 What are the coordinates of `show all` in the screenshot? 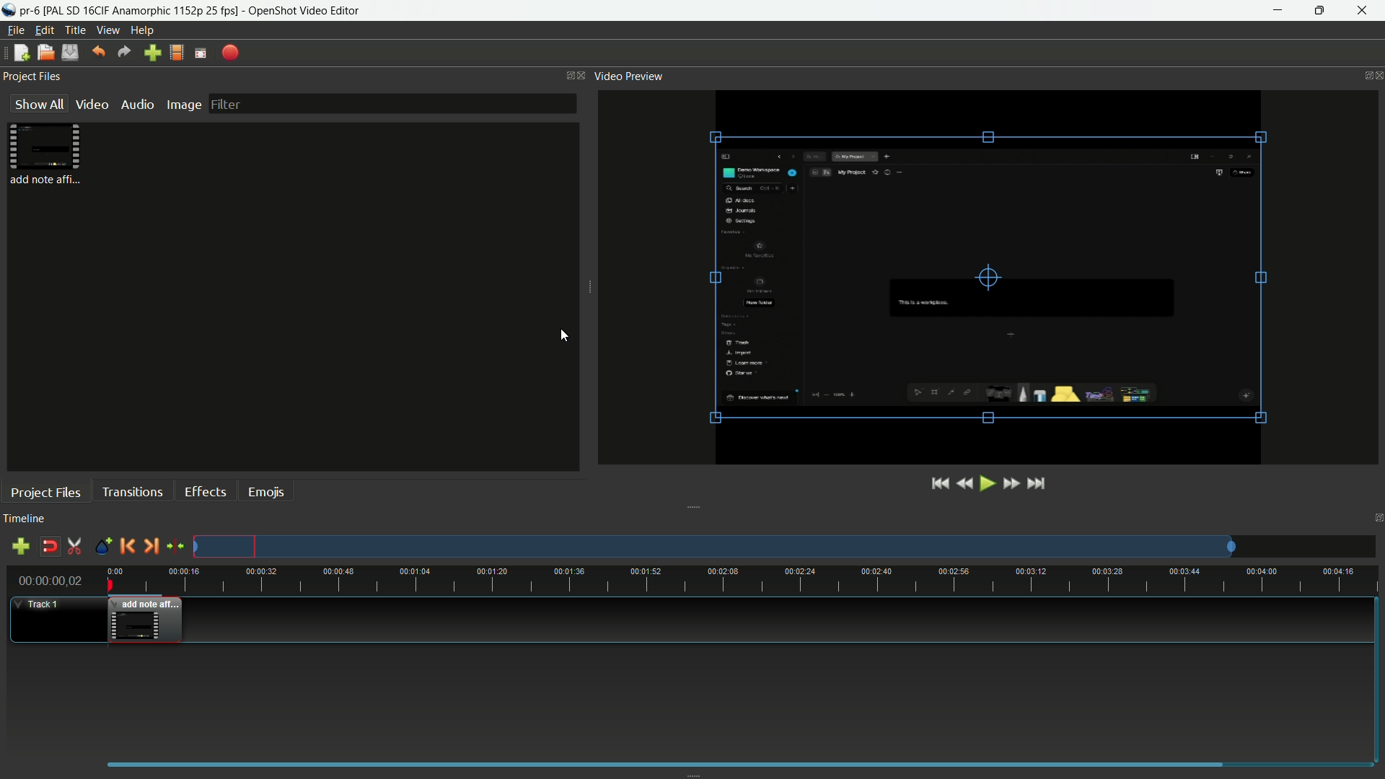 It's located at (38, 102).